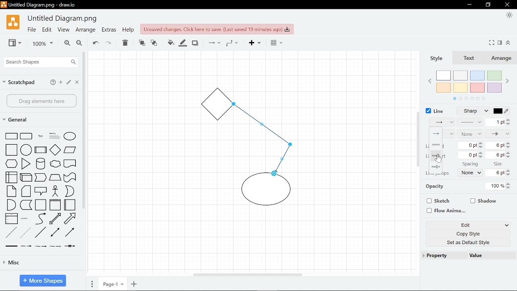 Image resolution: width=517 pixels, height=291 pixels. I want to click on cursor, so click(438, 159).